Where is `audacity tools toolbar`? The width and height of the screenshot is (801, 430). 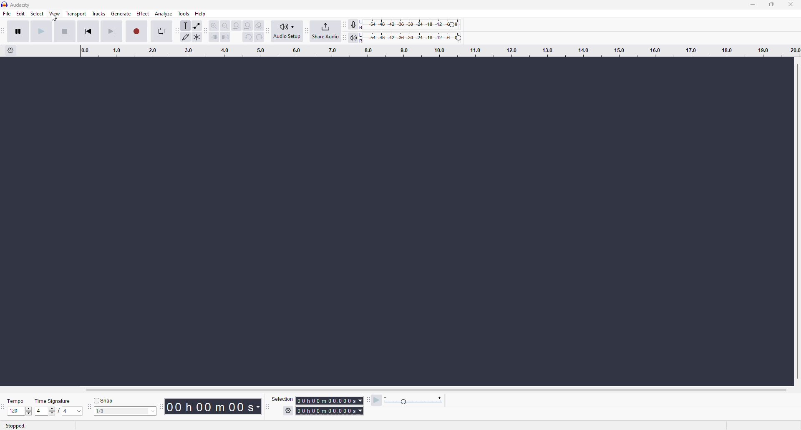
audacity tools toolbar is located at coordinates (176, 31).